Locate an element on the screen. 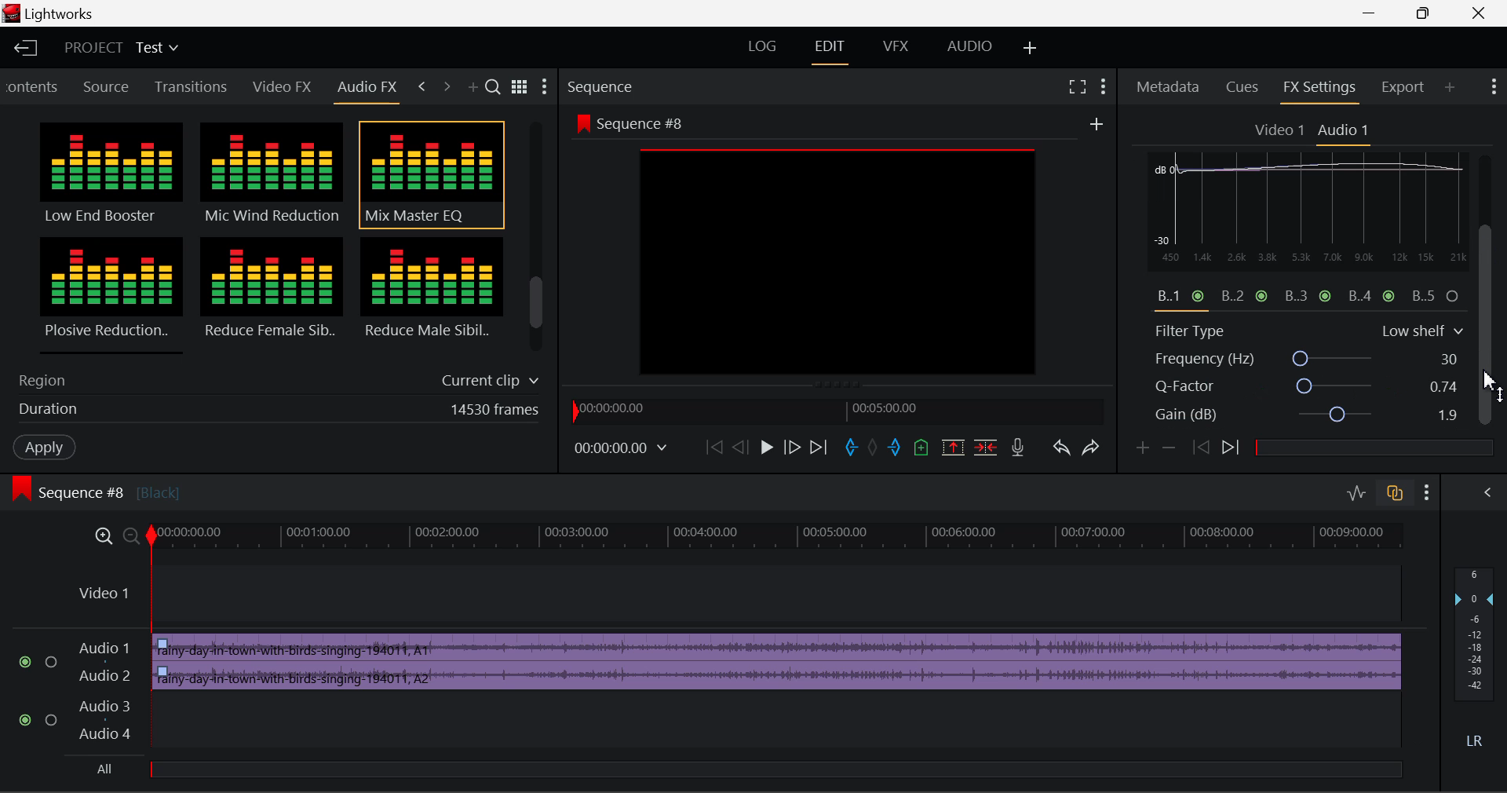  Mart Out is located at coordinates (896, 448).